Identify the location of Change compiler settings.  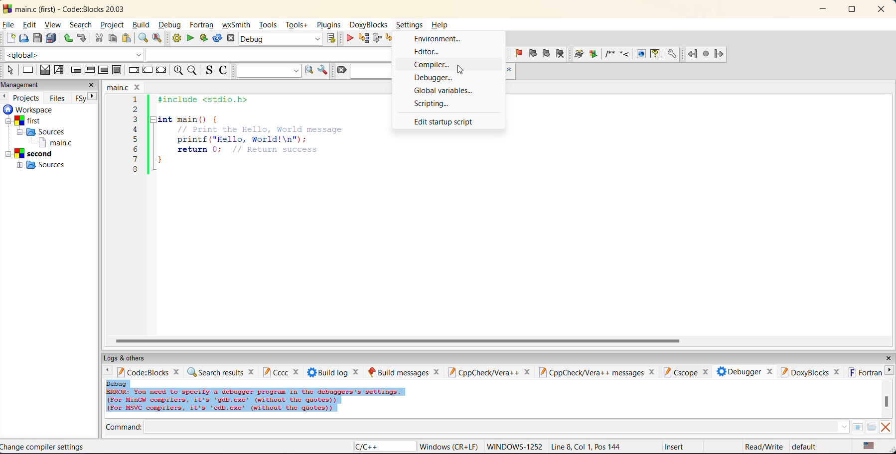
(66, 446).